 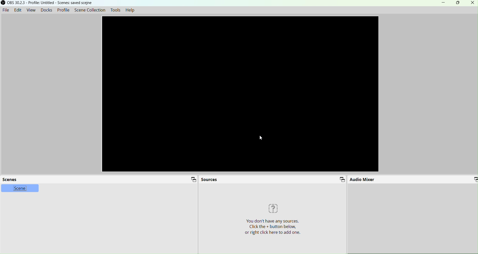 I want to click on Sources, so click(x=210, y=179).